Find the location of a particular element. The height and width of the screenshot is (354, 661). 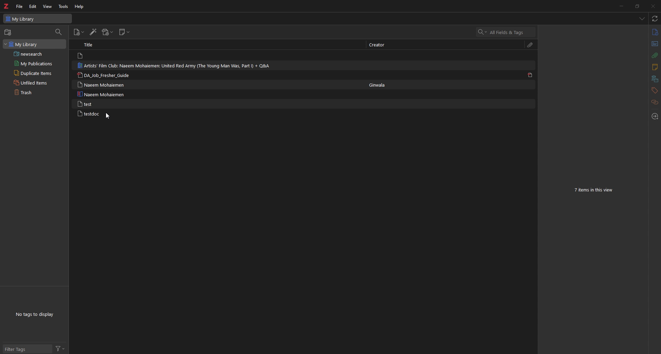

view is located at coordinates (47, 7).